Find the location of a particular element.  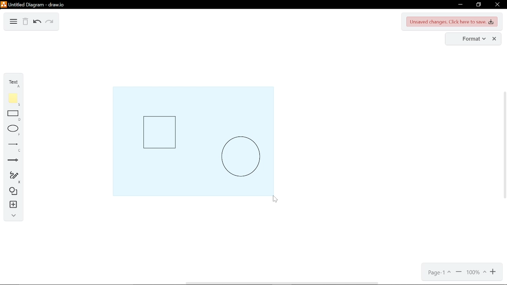

vertical scrollbar is located at coordinates (504, 145).